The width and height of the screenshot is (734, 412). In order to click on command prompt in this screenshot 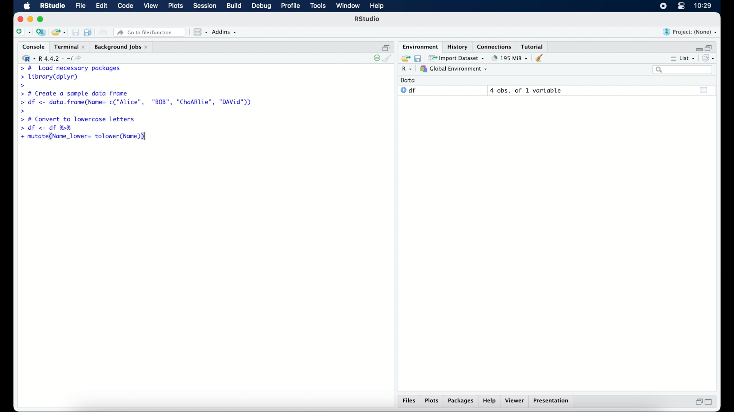, I will do `click(21, 86)`.